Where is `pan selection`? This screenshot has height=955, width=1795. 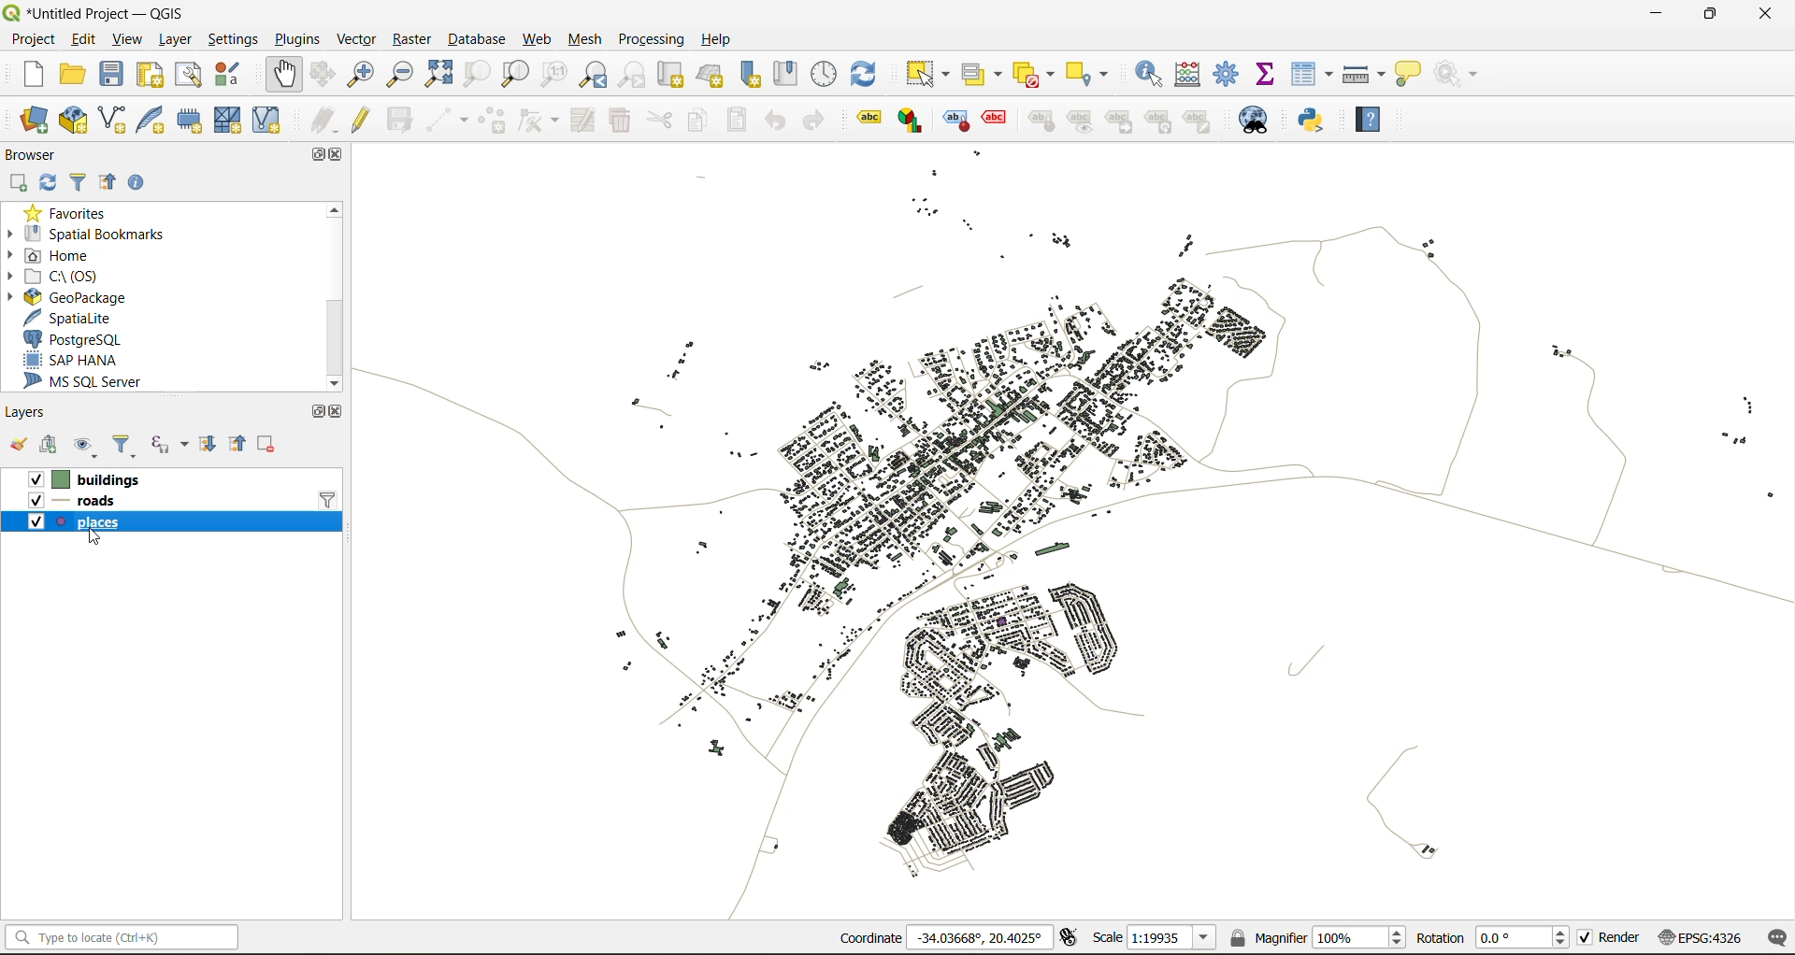
pan selection is located at coordinates (325, 74).